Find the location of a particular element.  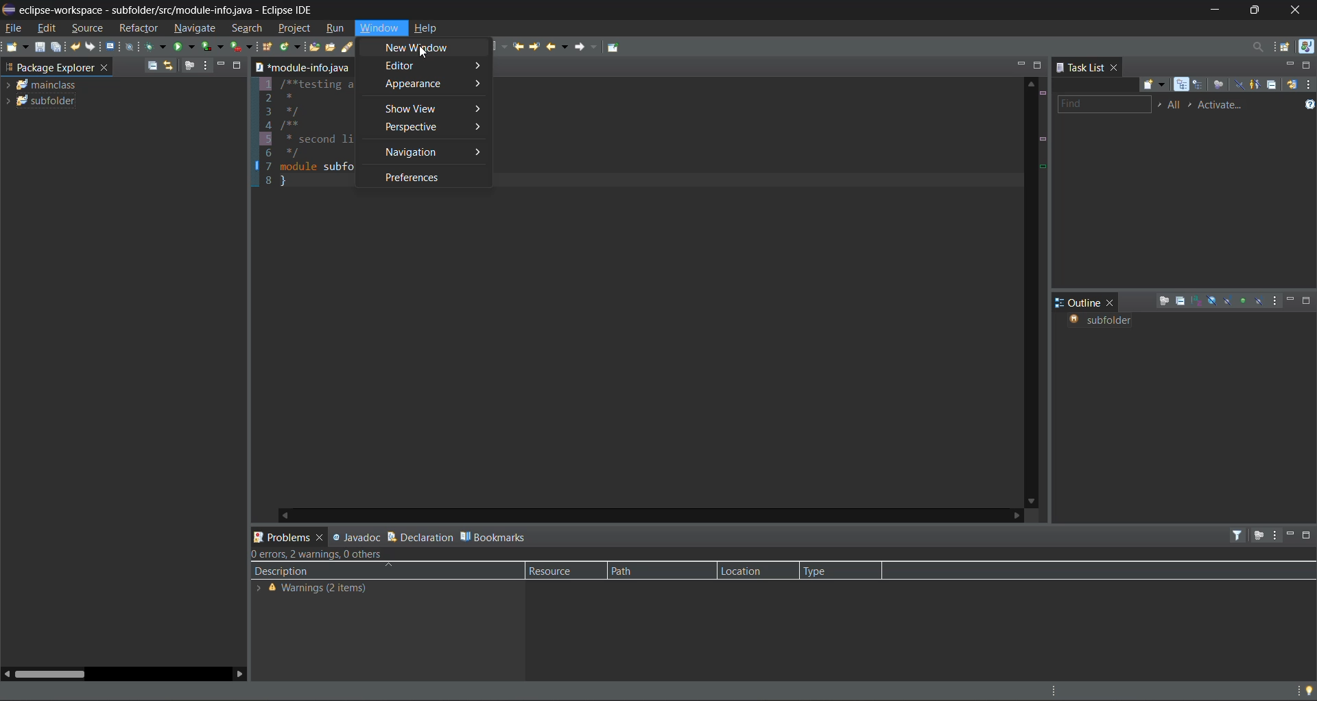

maximize is located at coordinates (1256, 12).